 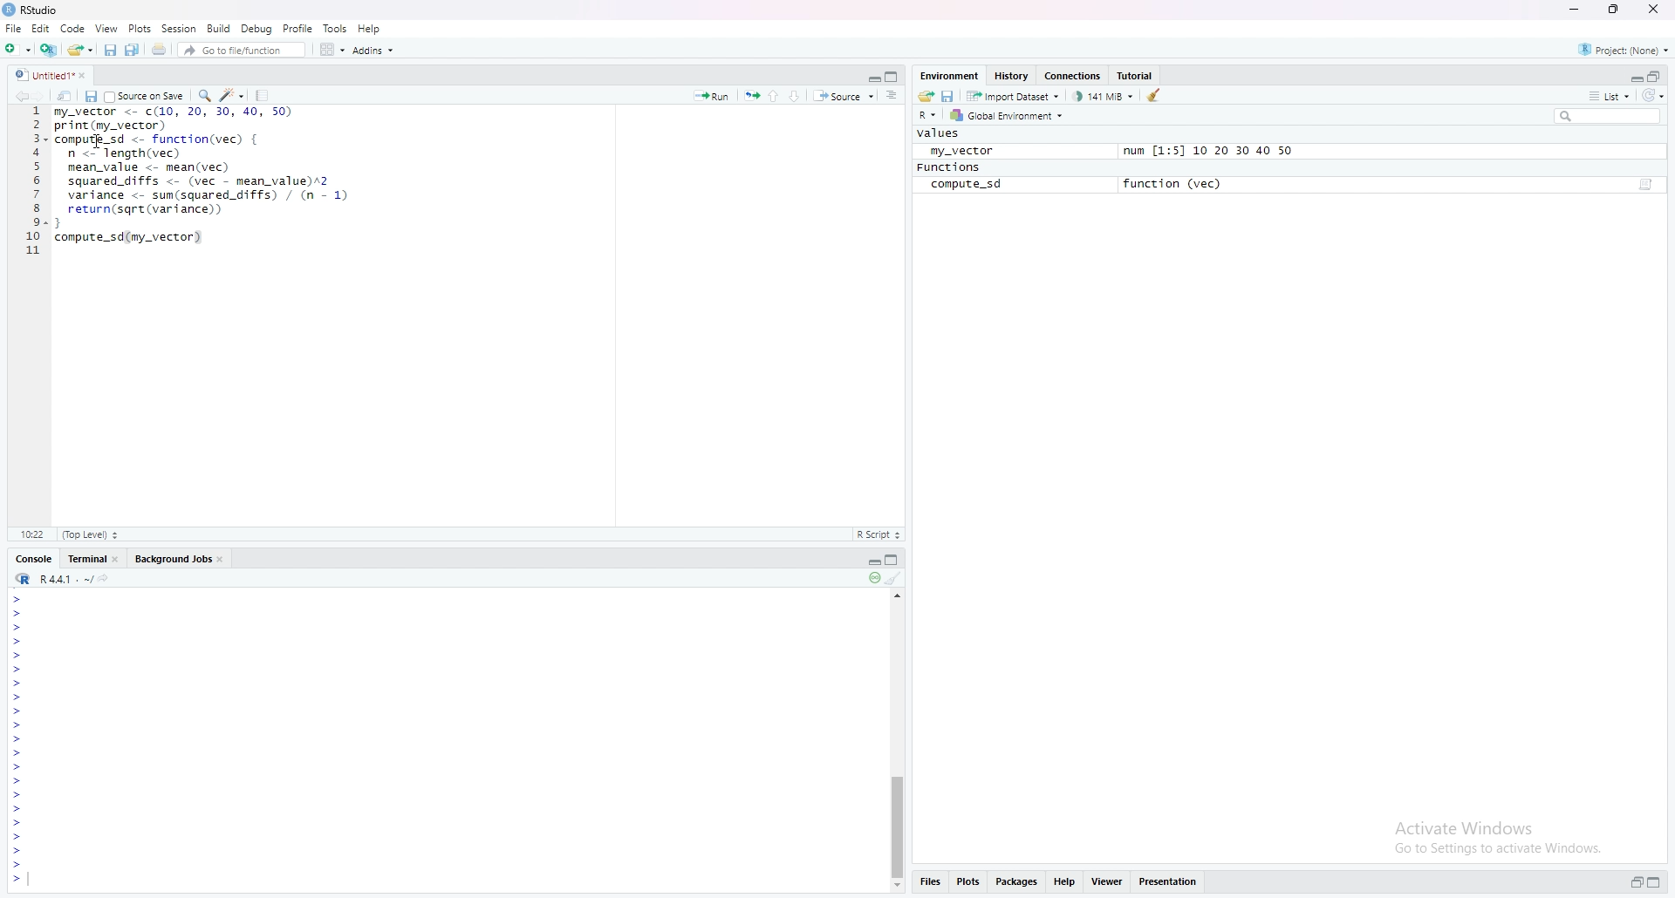 What do you see at coordinates (298, 28) in the screenshot?
I see `Profile` at bounding box center [298, 28].